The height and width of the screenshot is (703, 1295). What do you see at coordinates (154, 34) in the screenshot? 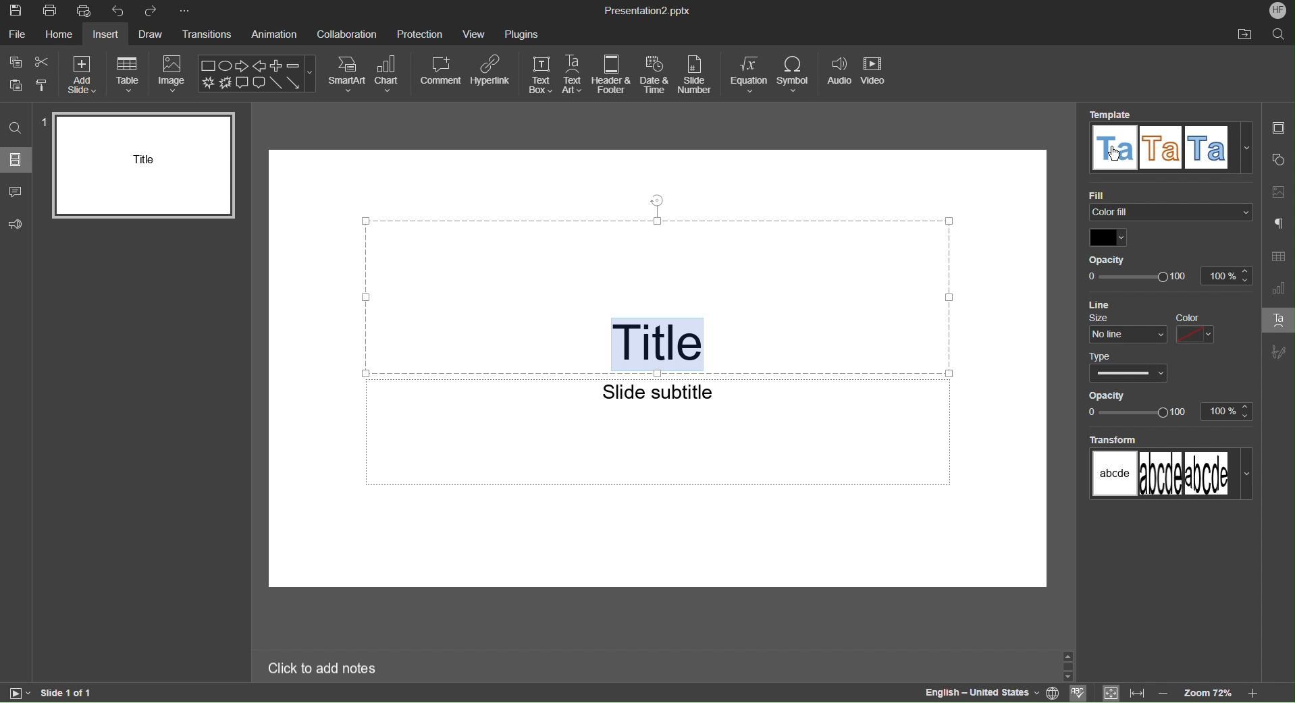
I see `Draw` at bounding box center [154, 34].